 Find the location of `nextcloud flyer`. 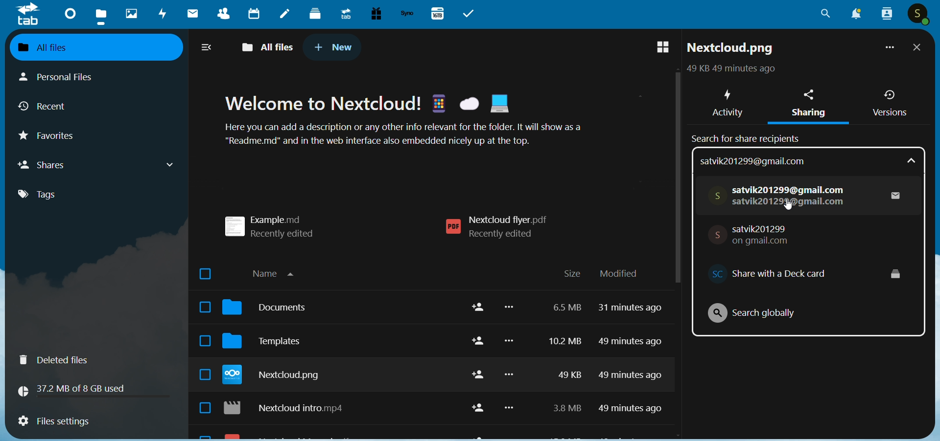

nextcloud flyer is located at coordinates (502, 227).